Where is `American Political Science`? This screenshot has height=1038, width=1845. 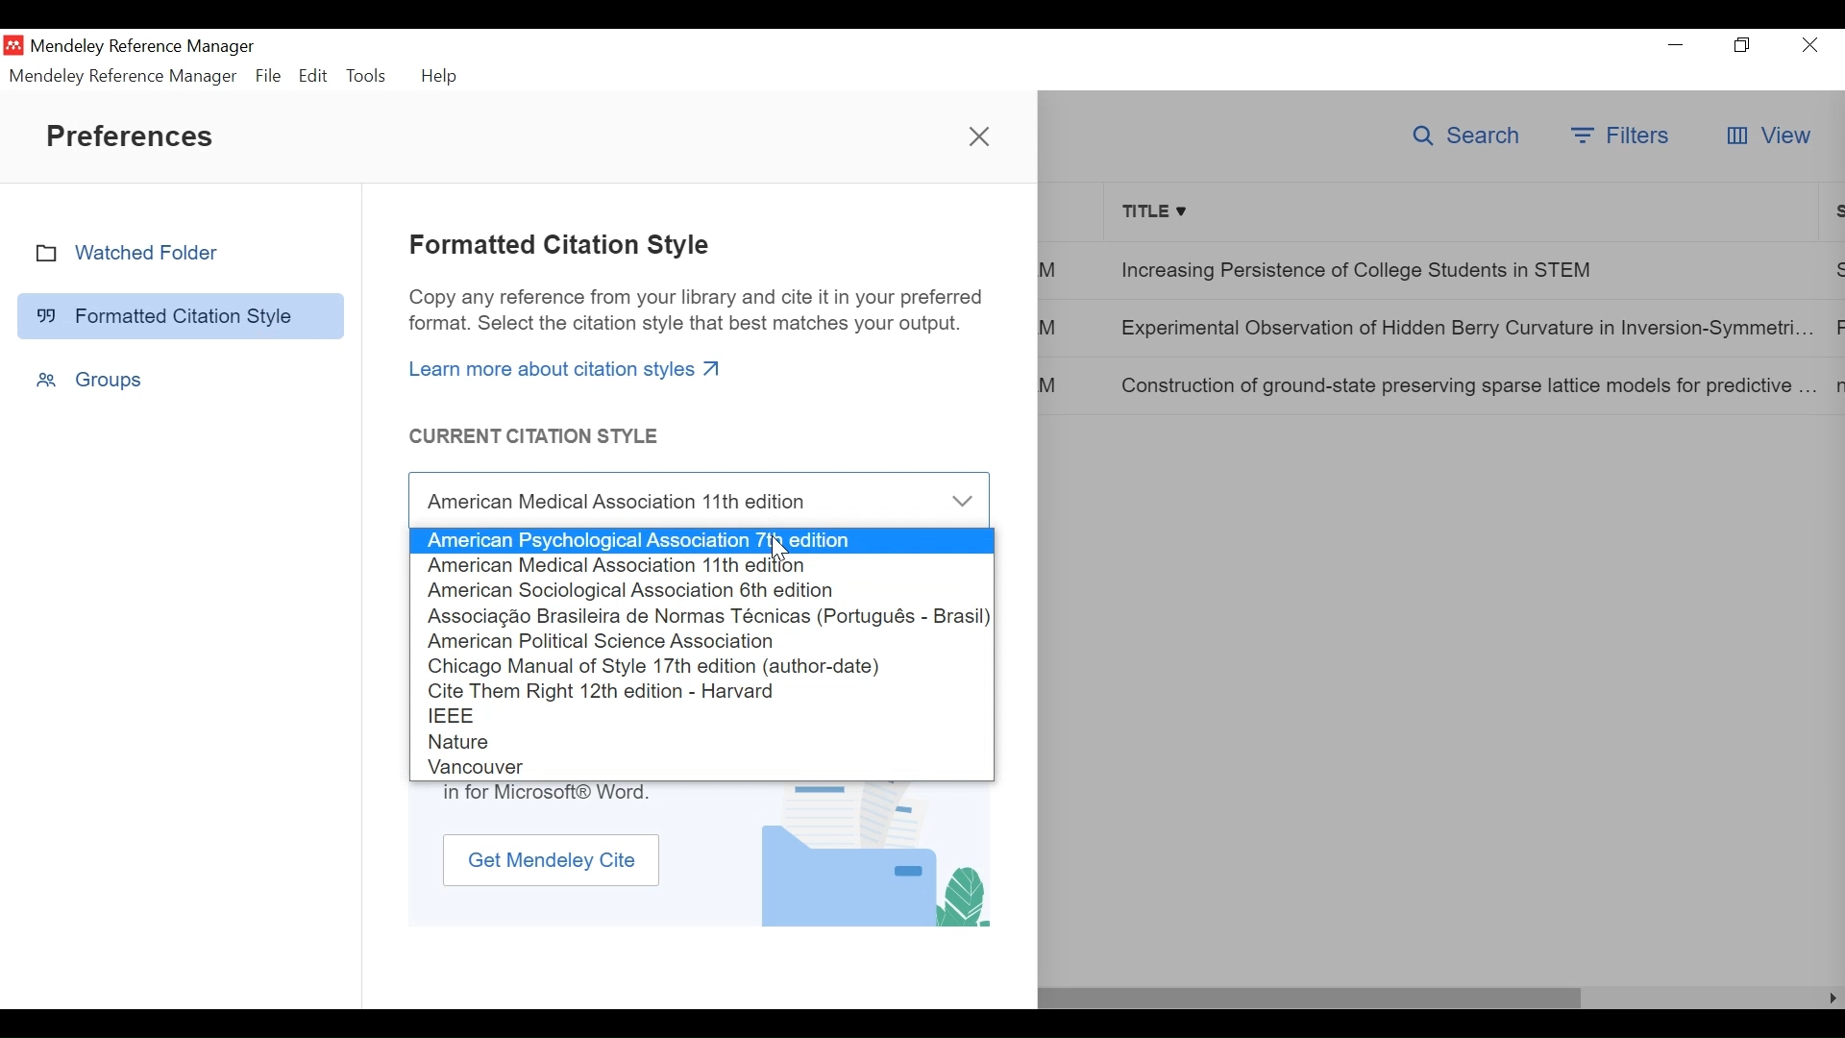
American Political Science is located at coordinates (705, 642).